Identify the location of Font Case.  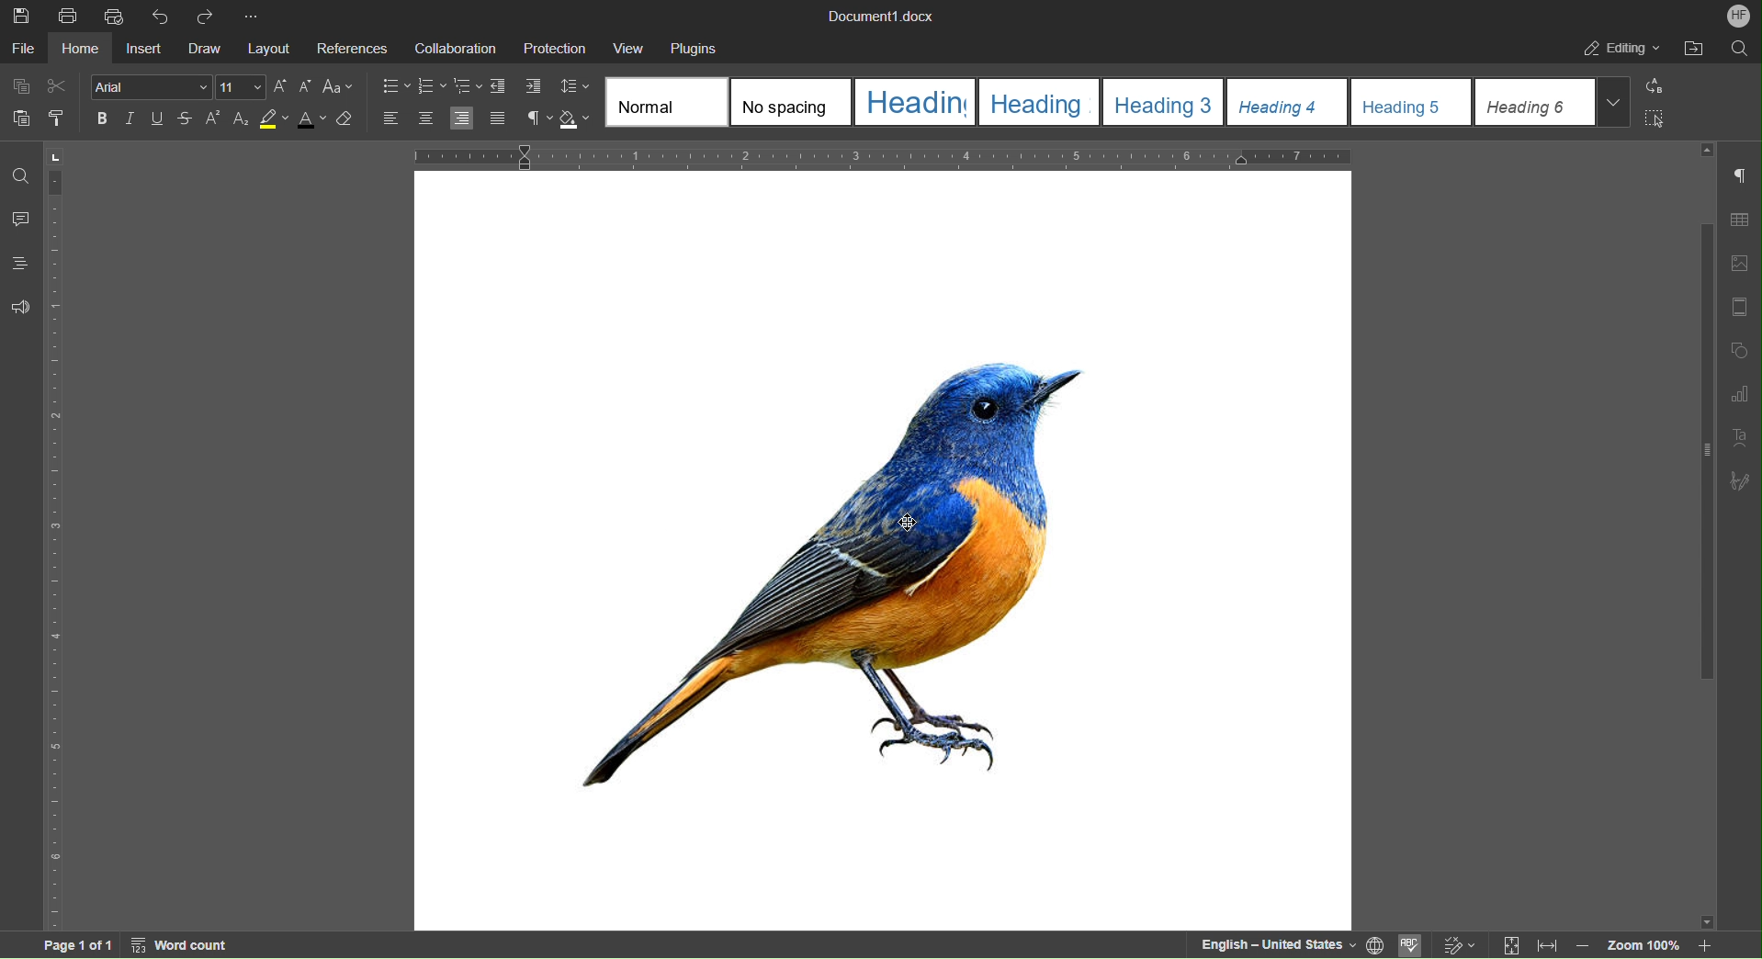
(338, 86).